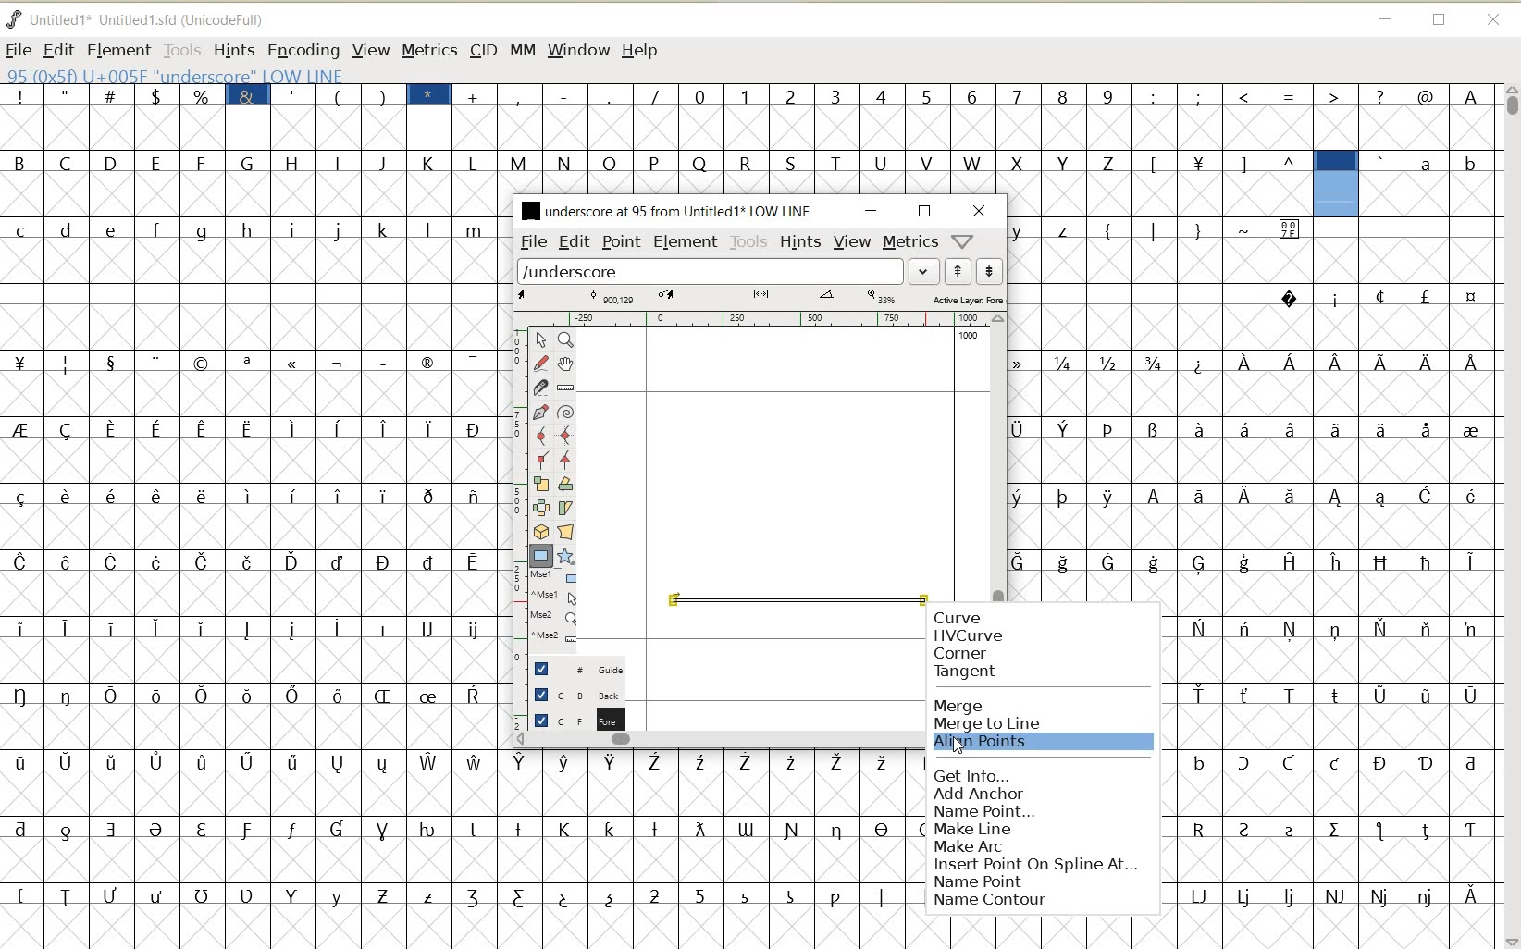  What do you see at coordinates (571, 718) in the screenshot?
I see `FOREGROUND` at bounding box center [571, 718].